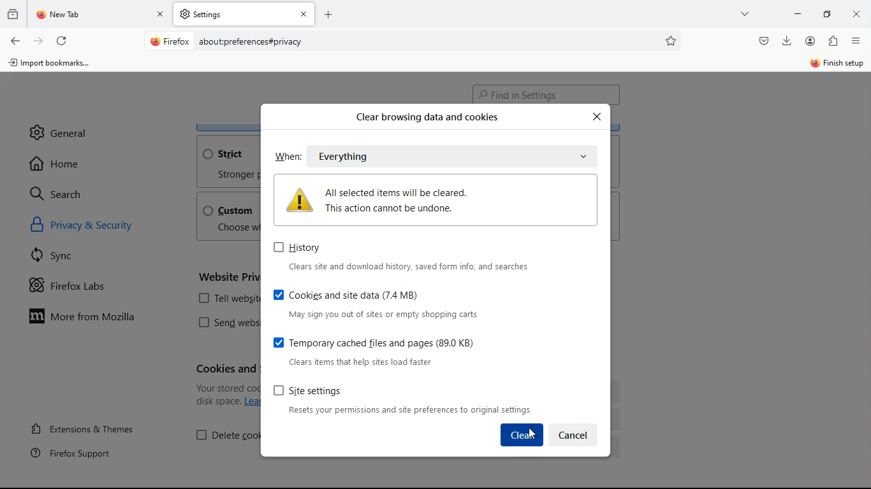 This screenshot has height=489, width=871. Describe the element at coordinates (15, 13) in the screenshot. I see `historic` at that location.